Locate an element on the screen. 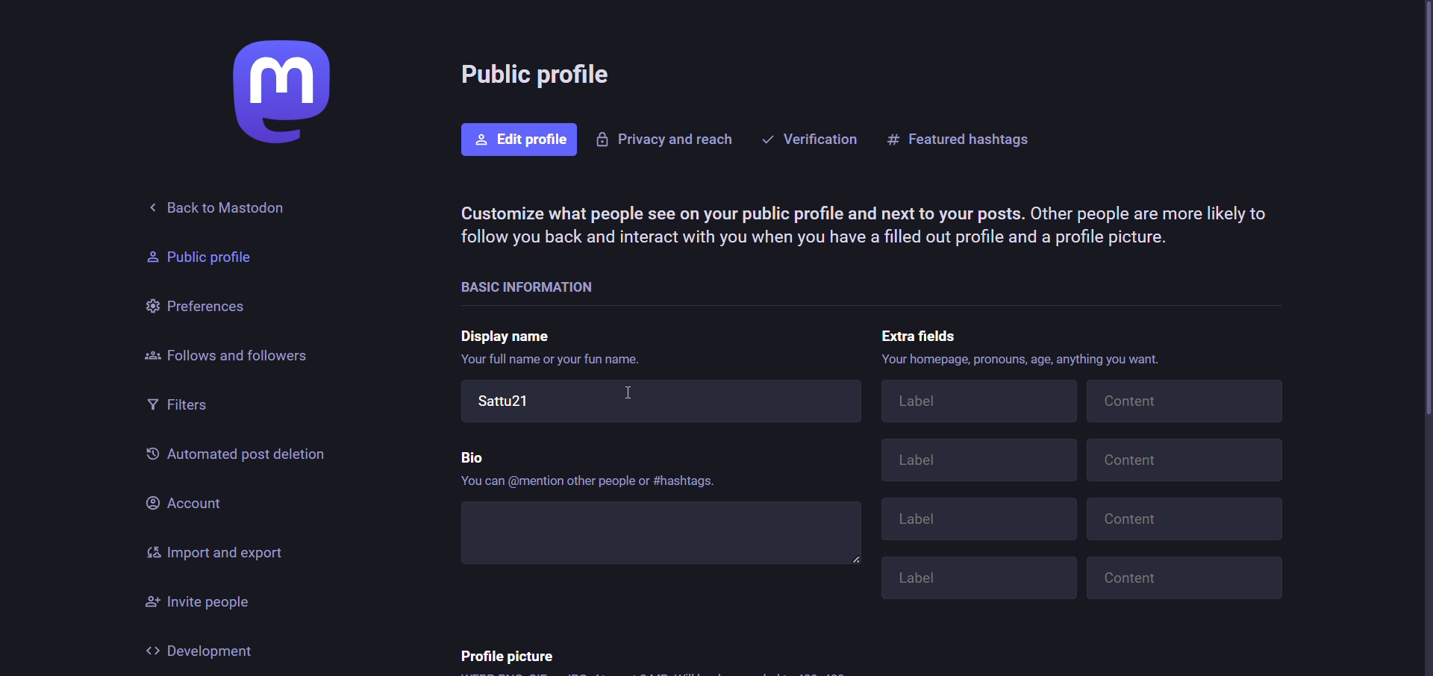 Image resolution: width=1433 pixels, height=676 pixels. Customize what people see on your public profile and next to your posts. Other people are more likely to
follow you back and interact with you when you have a filled out profile and a profile picture. is located at coordinates (864, 226).